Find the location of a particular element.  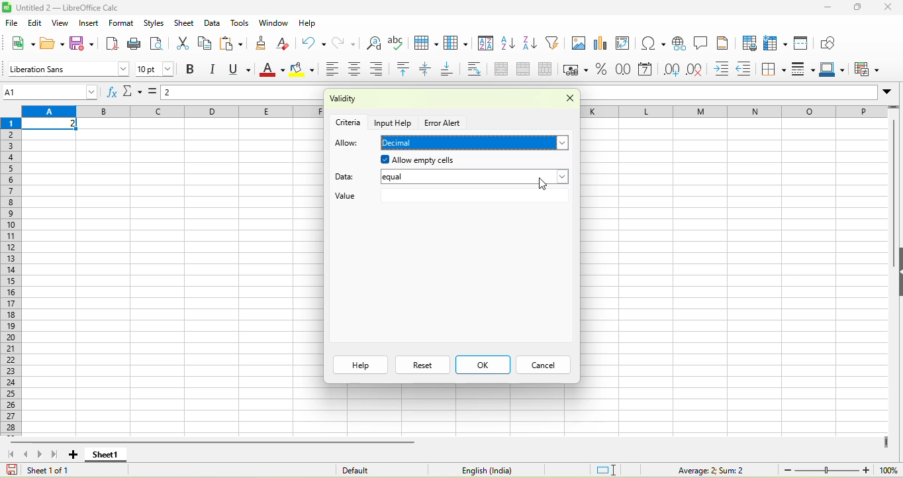

insert is located at coordinates (89, 23).